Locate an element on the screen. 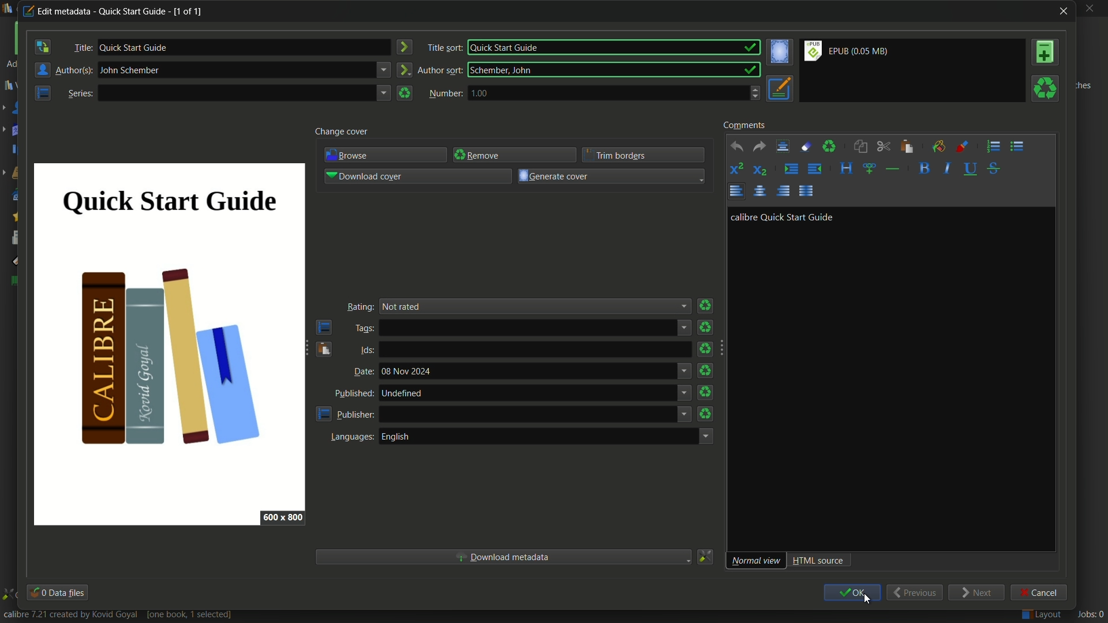 Image resolution: width=1108 pixels, height=623 pixels. insert link or image is located at coordinates (871, 169).